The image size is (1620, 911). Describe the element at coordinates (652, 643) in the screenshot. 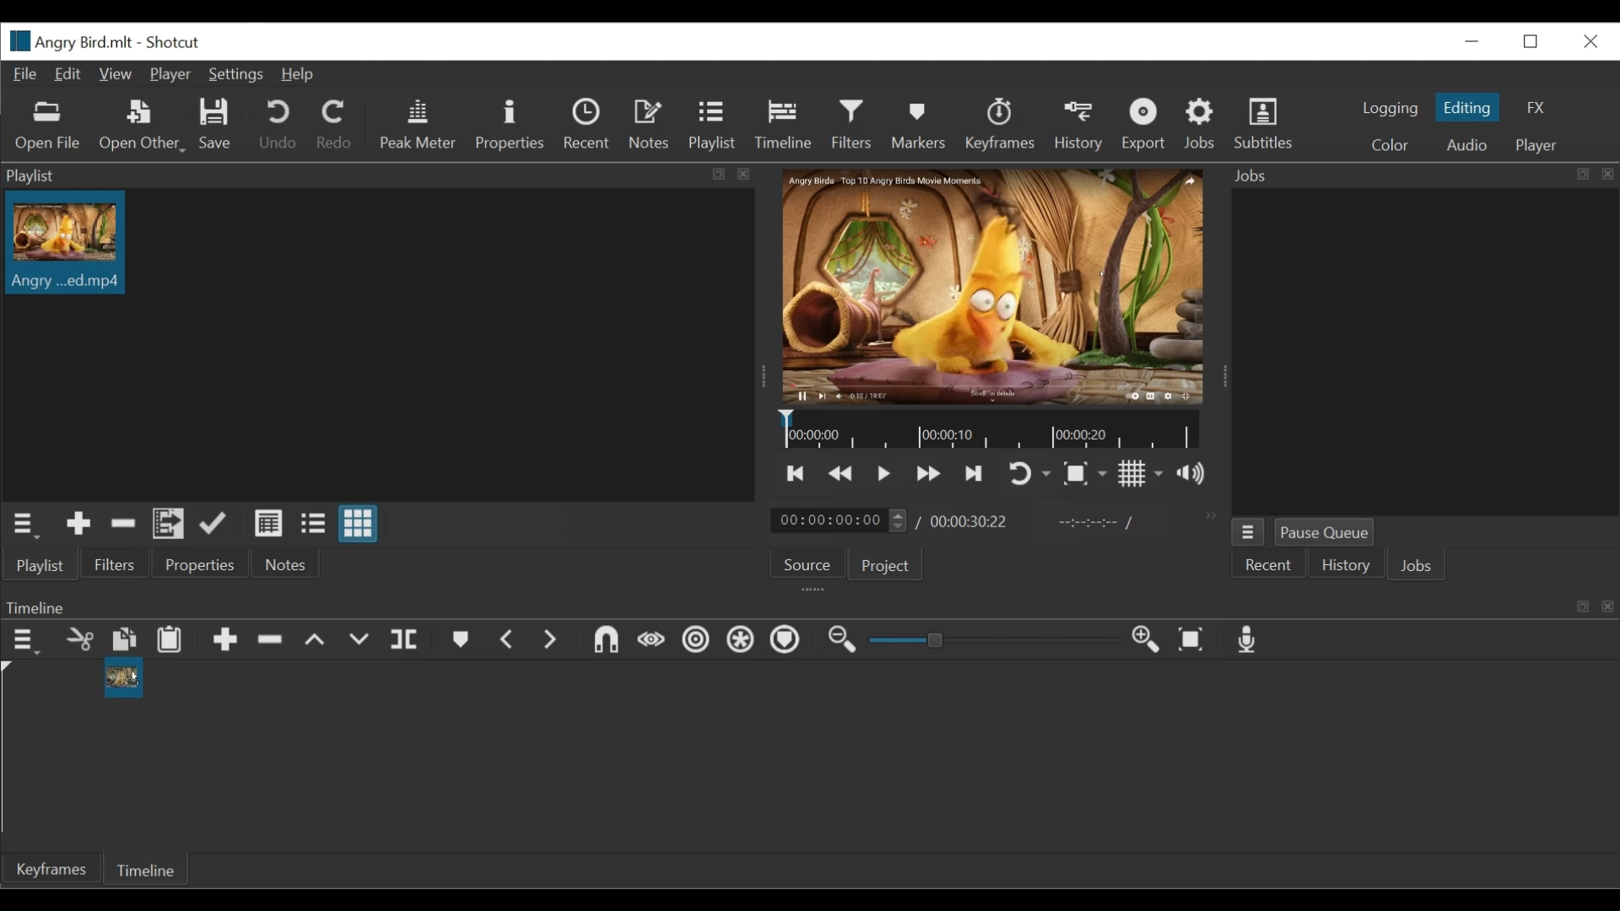

I see `Scrub while dragging` at that location.